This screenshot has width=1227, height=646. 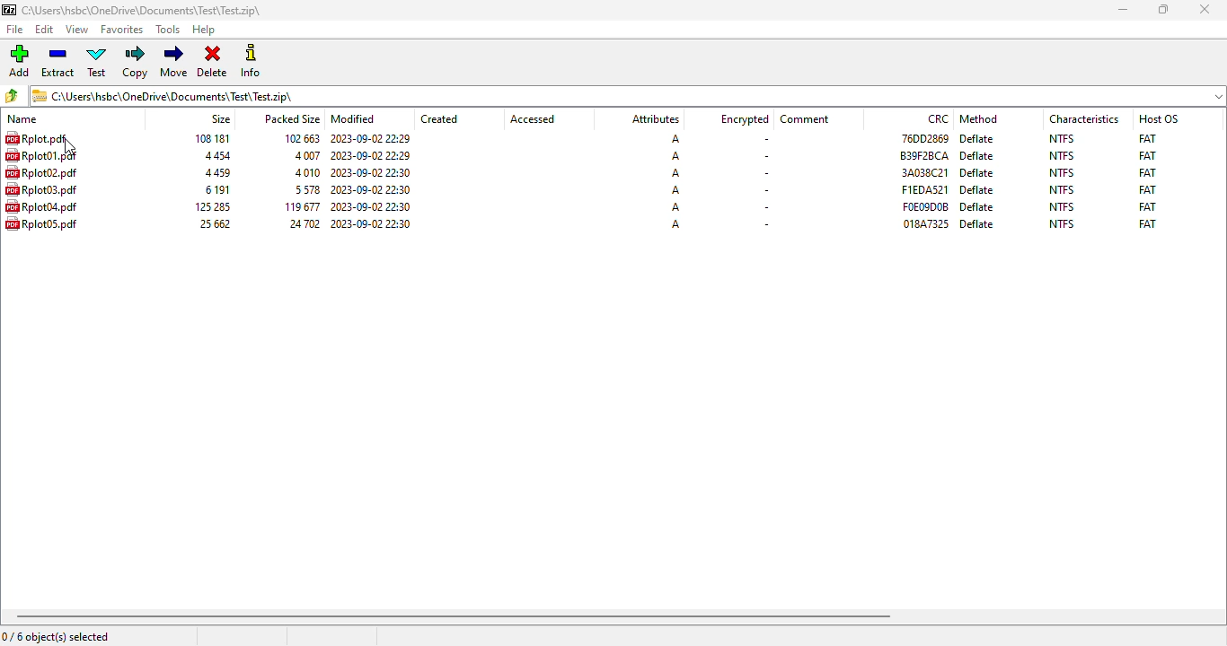 What do you see at coordinates (1122, 10) in the screenshot?
I see `minimize` at bounding box center [1122, 10].